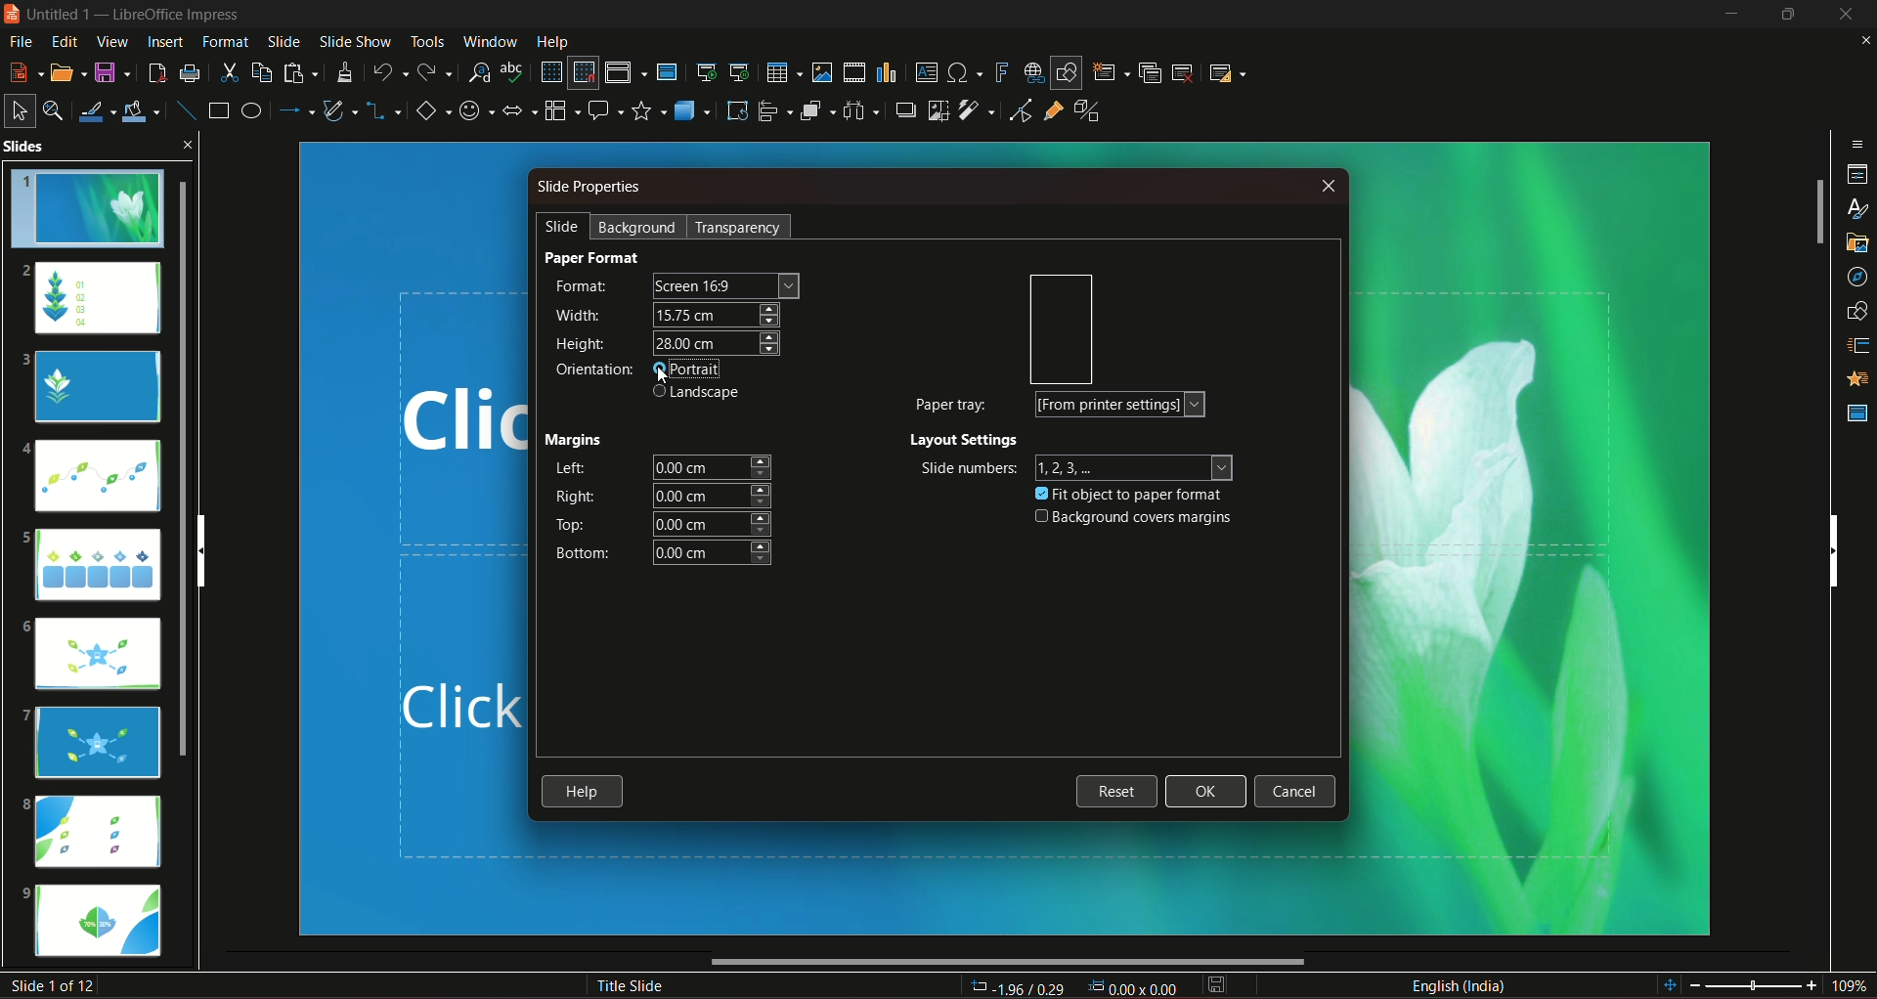 The width and height of the screenshot is (1877, 999). I want to click on slide 8, so click(97, 831).